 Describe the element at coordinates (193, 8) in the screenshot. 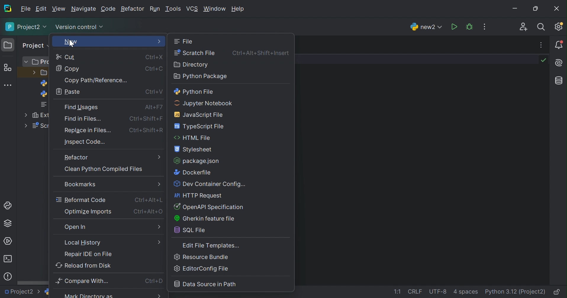

I see `VCS` at that location.